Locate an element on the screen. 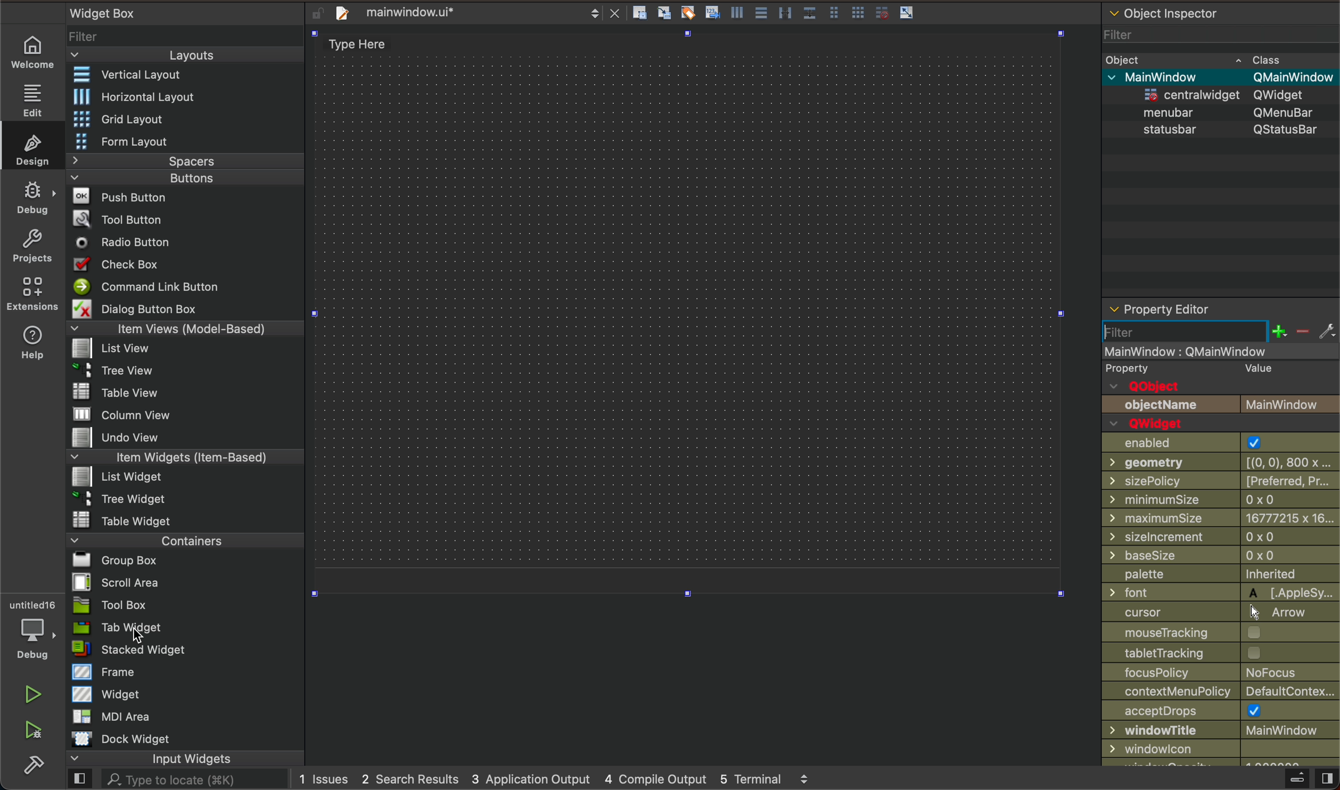 This screenshot has width=1340, height=790. Filter is located at coordinates (87, 35).